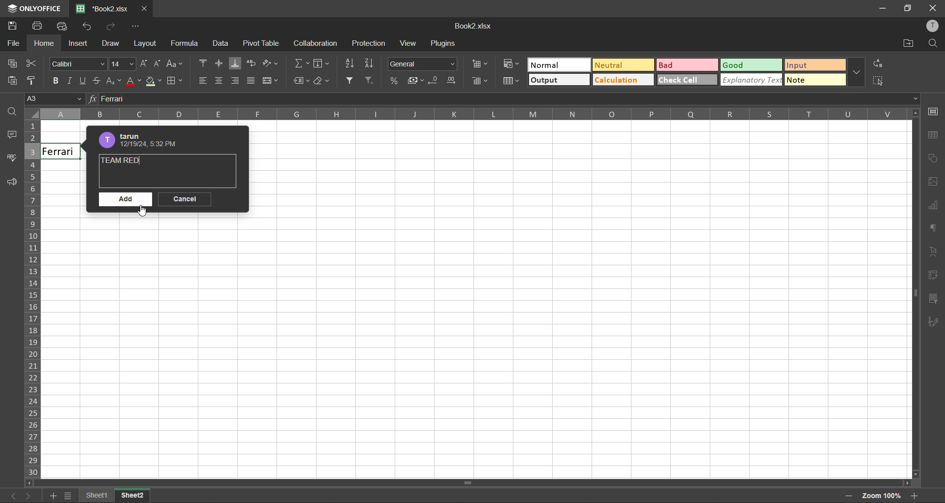  What do you see at coordinates (237, 80) in the screenshot?
I see `align right` at bounding box center [237, 80].